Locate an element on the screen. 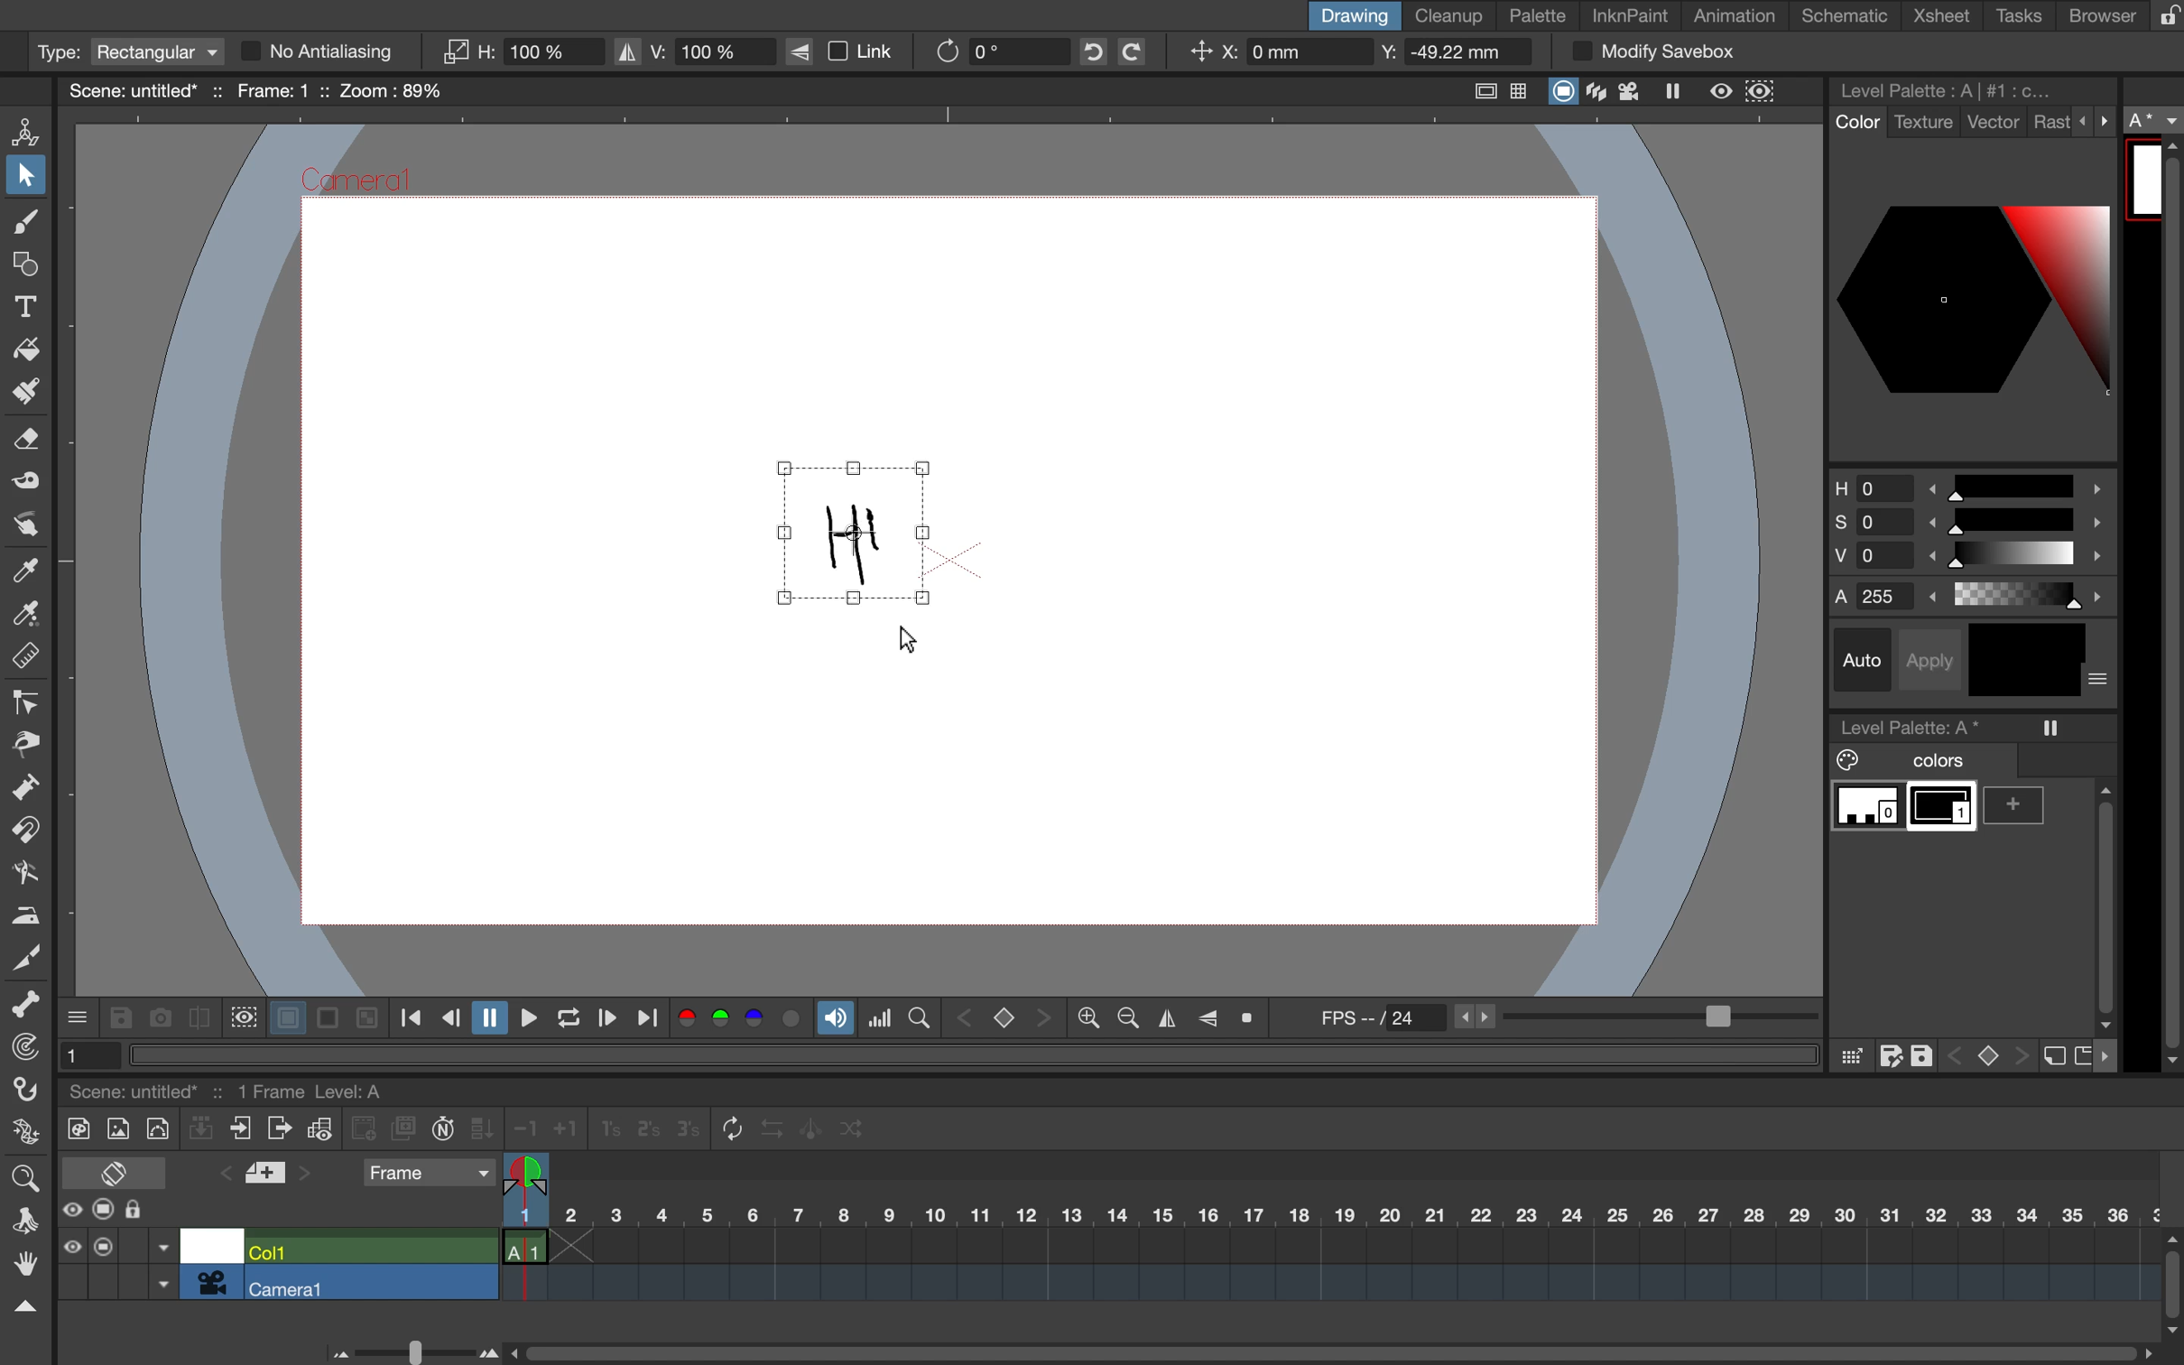  finger tool is located at coordinates (24, 525).